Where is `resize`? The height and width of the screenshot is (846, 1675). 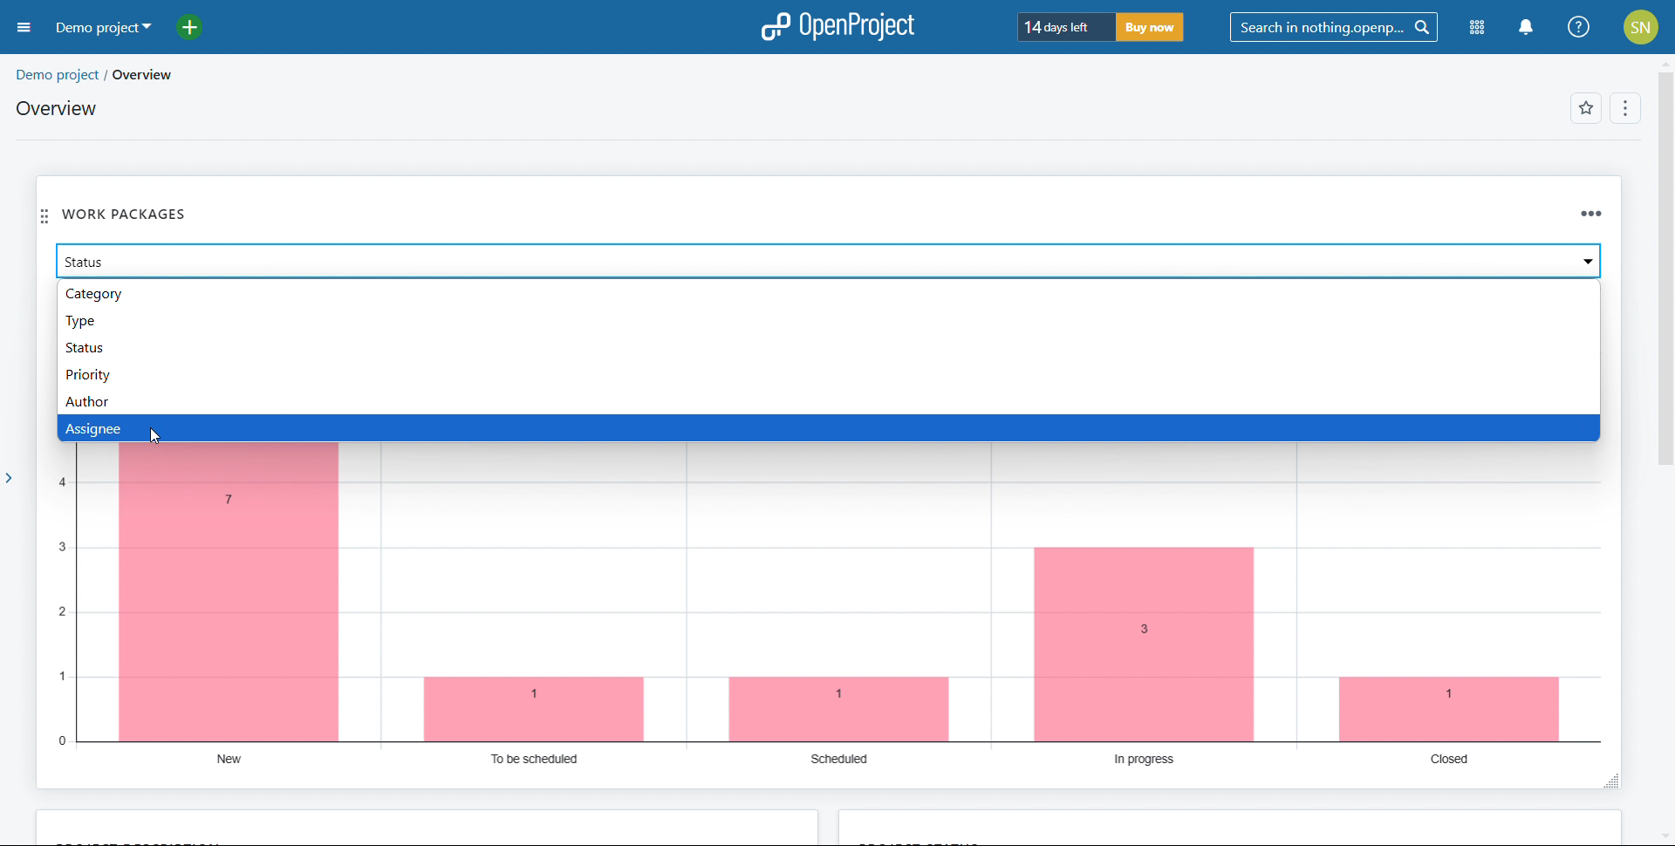 resize is located at coordinates (1610, 783).